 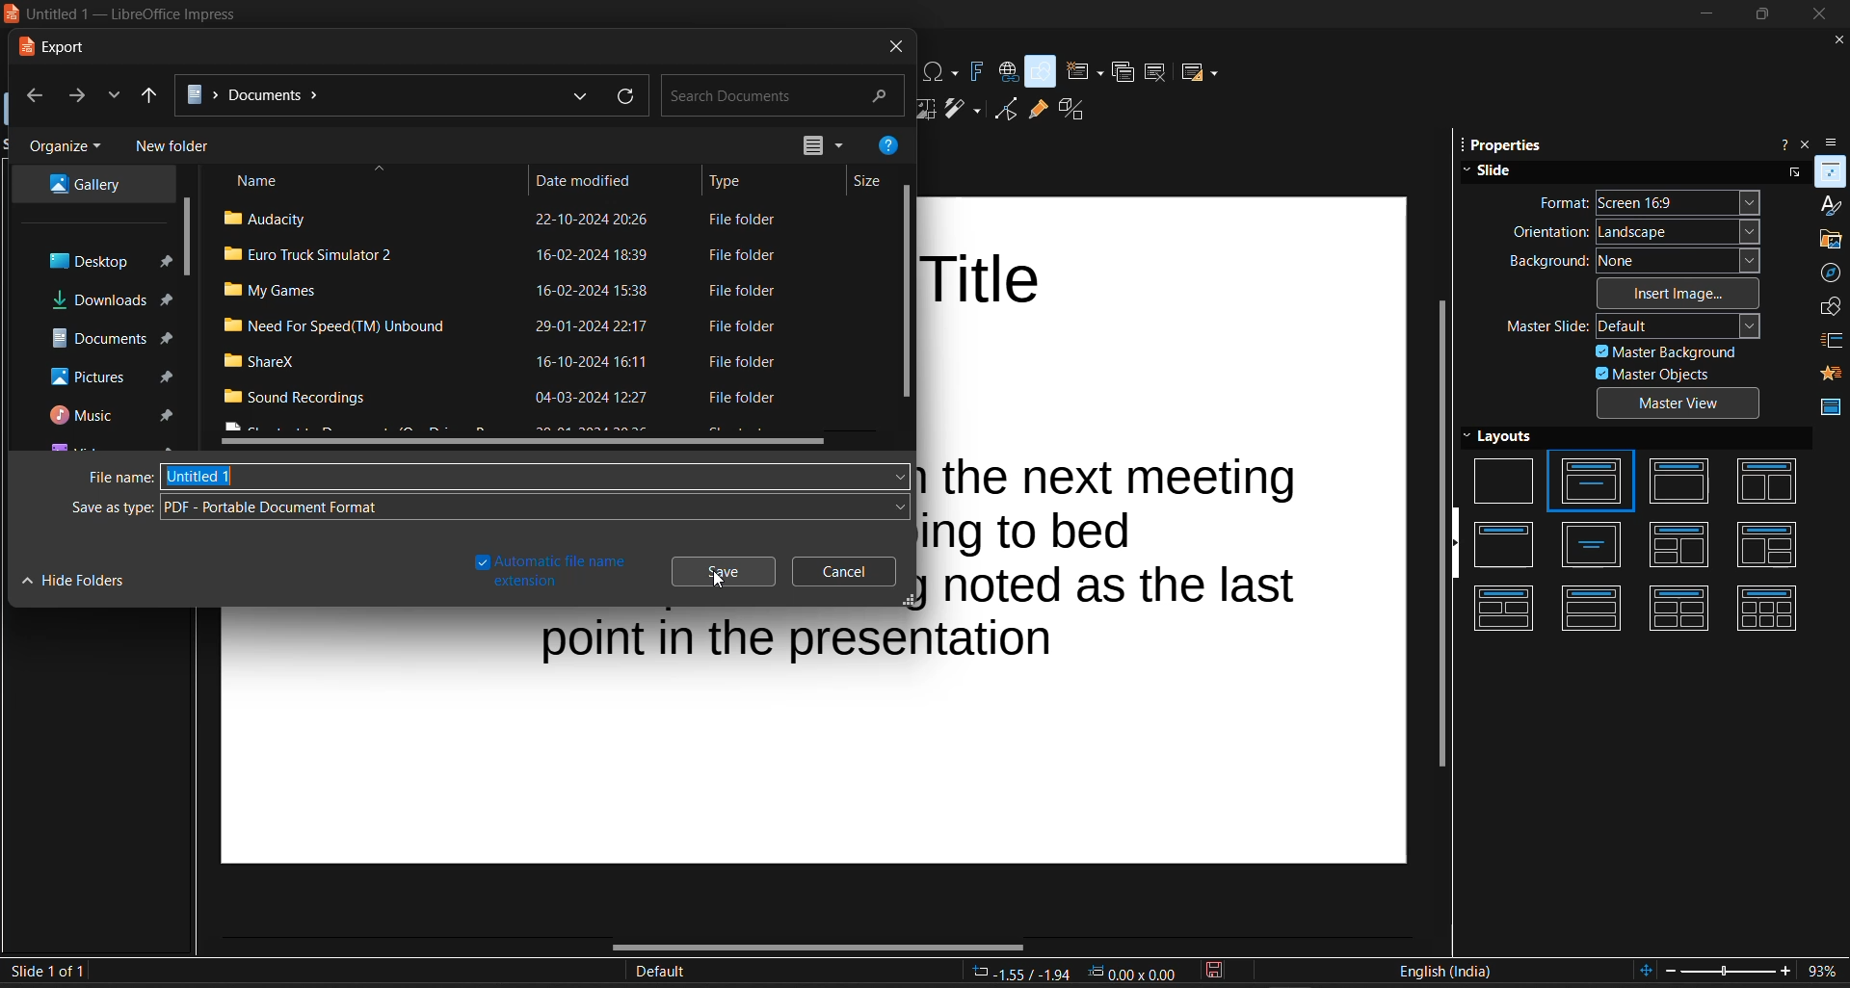 I want to click on sidebar settings, so click(x=1837, y=142).